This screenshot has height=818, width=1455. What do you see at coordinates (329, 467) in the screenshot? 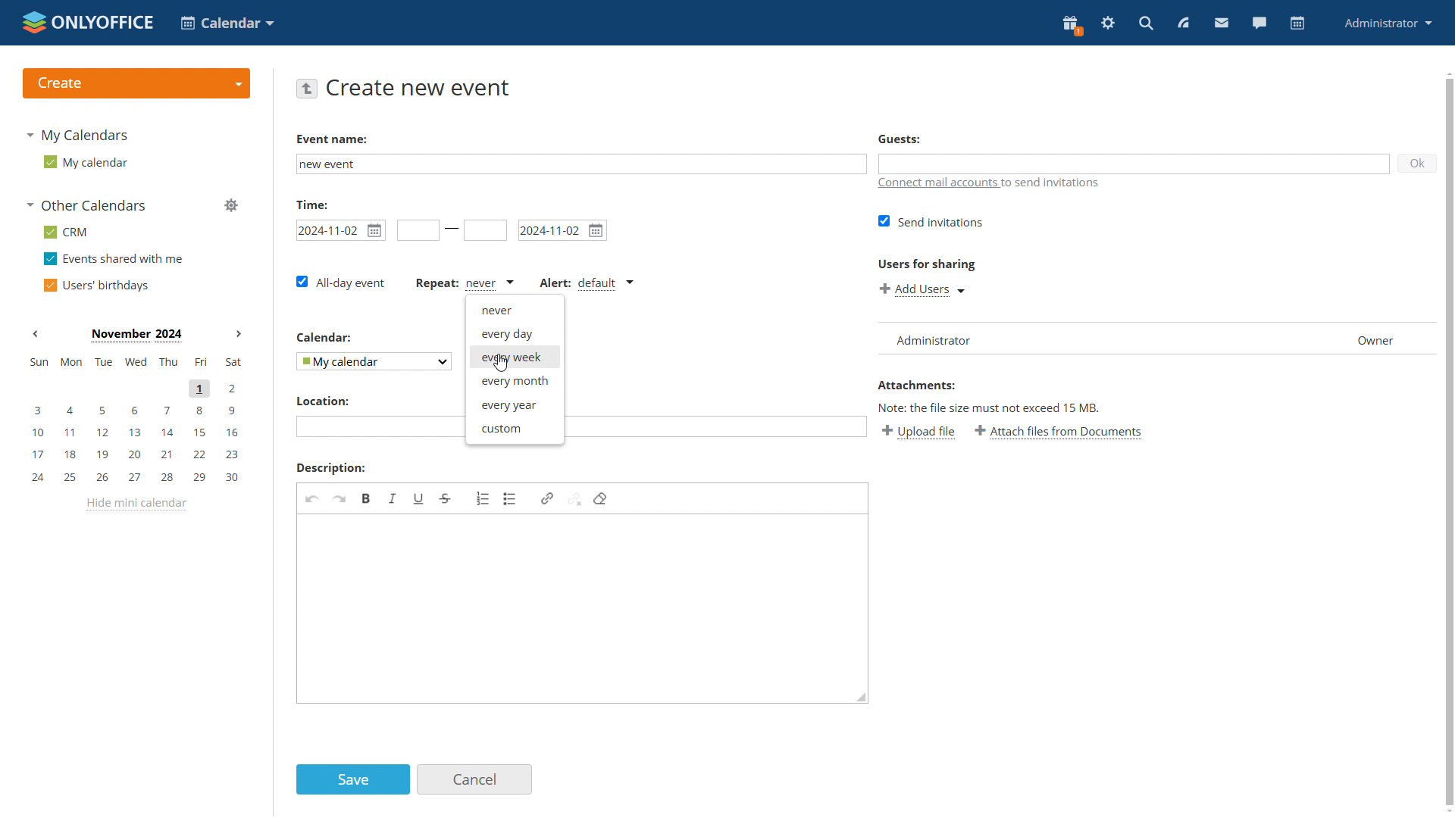
I see `Description` at bounding box center [329, 467].